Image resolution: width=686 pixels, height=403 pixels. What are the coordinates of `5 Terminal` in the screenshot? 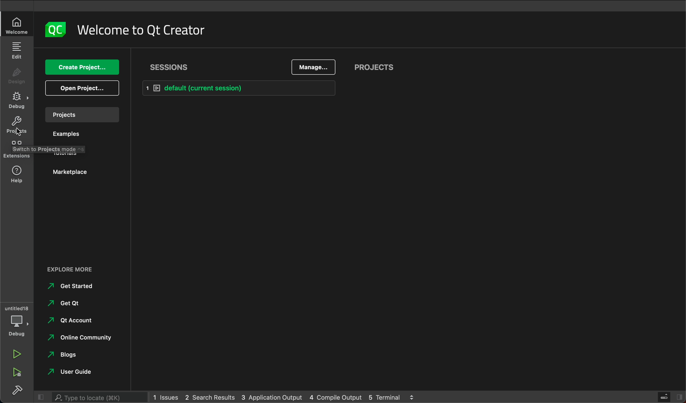 It's located at (385, 398).